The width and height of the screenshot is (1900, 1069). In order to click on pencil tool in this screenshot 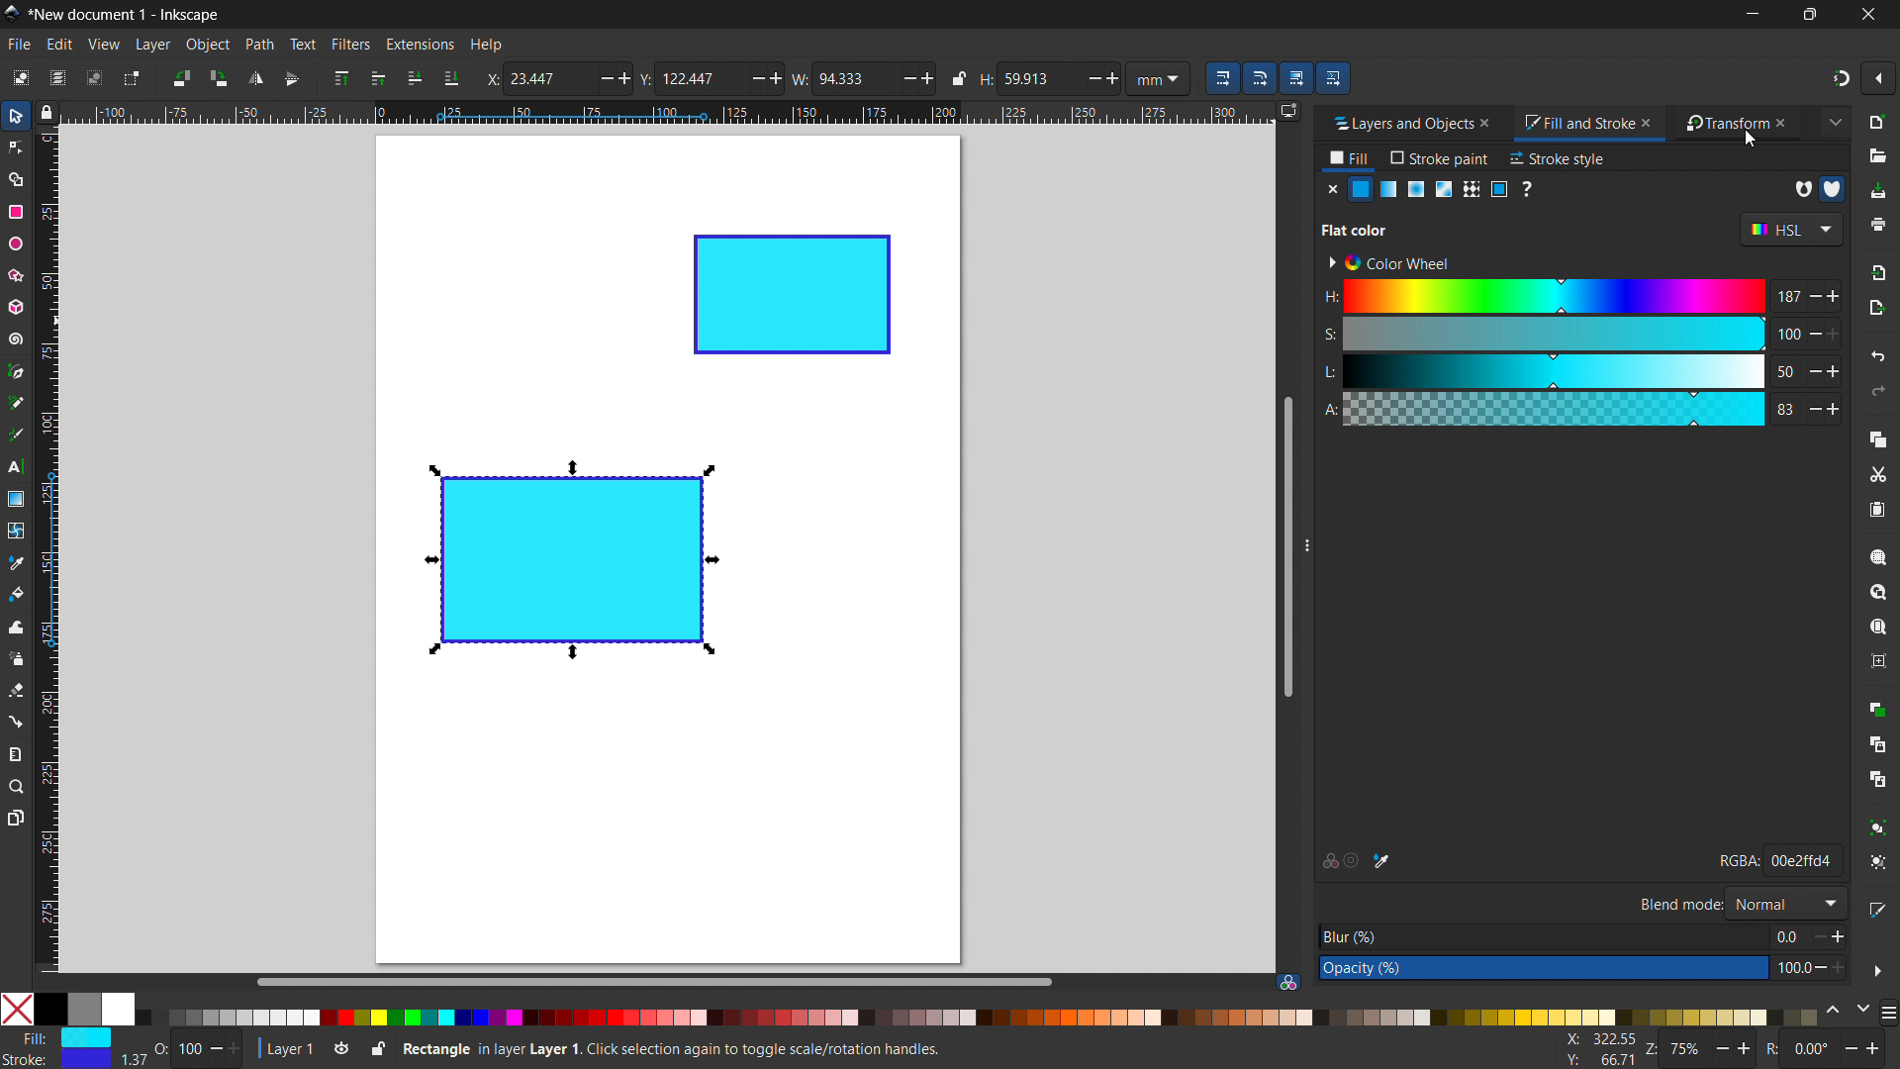, I will do `click(14, 402)`.